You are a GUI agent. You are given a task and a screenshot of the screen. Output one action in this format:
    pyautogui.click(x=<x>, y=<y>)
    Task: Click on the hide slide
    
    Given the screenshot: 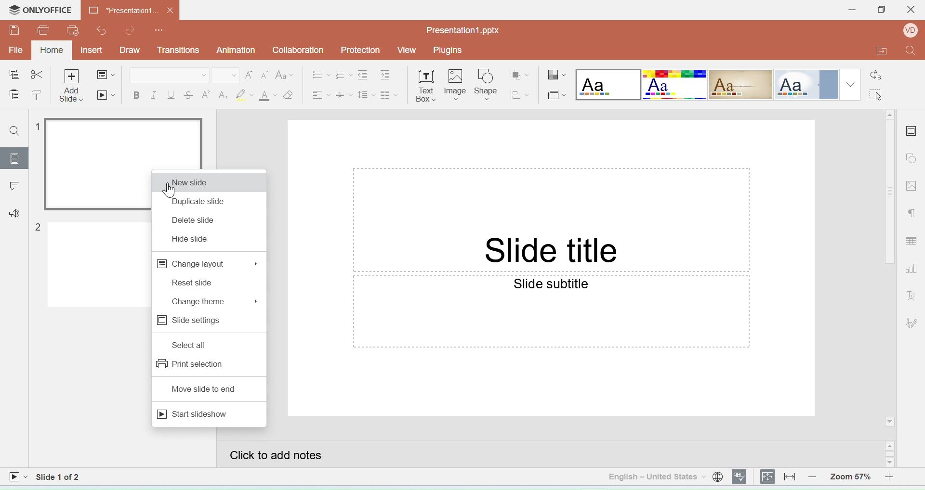 What is the action you would take?
    pyautogui.click(x=190, y=238)
    